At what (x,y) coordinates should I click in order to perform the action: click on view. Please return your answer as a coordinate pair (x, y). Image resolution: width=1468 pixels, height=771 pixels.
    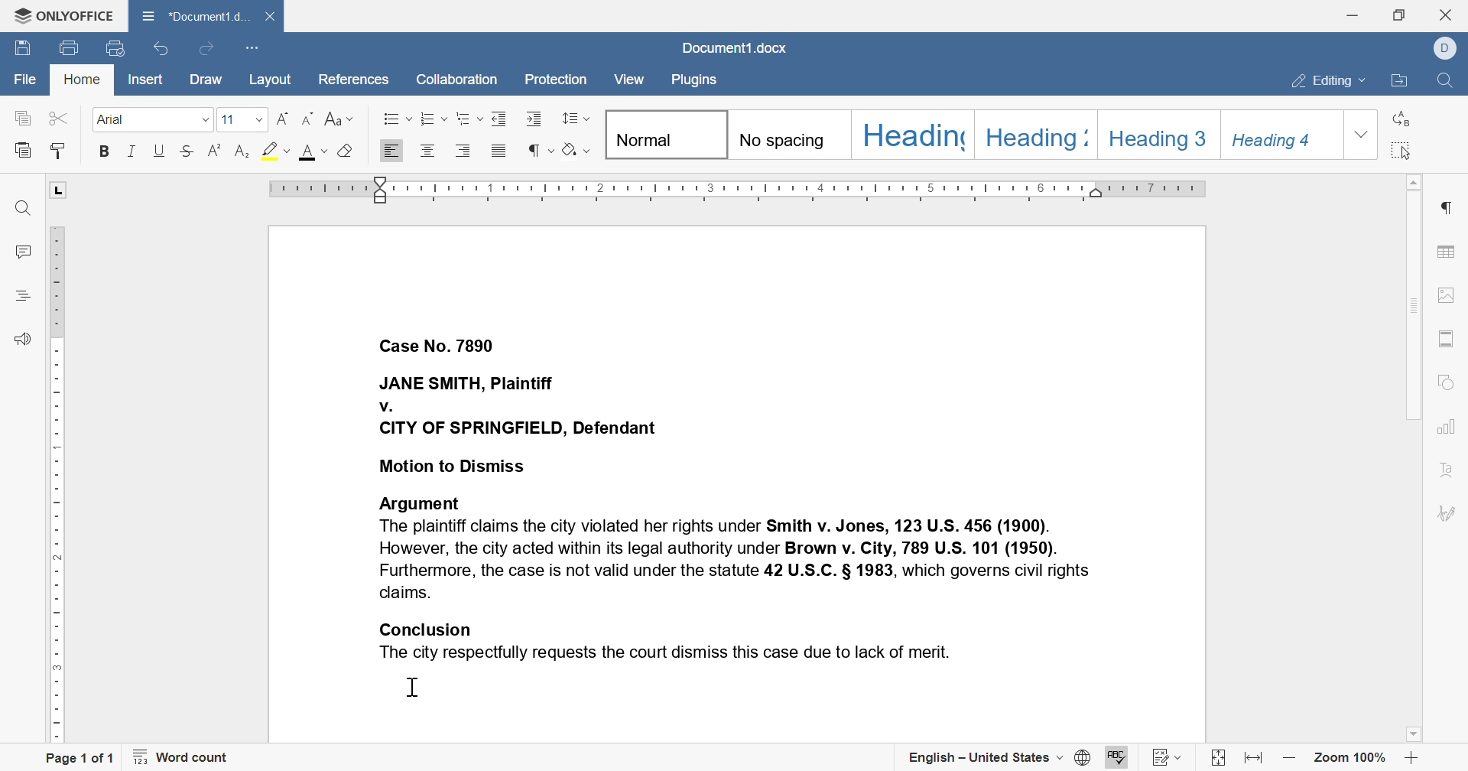
    Looking at the image, I should click on (629, 79).